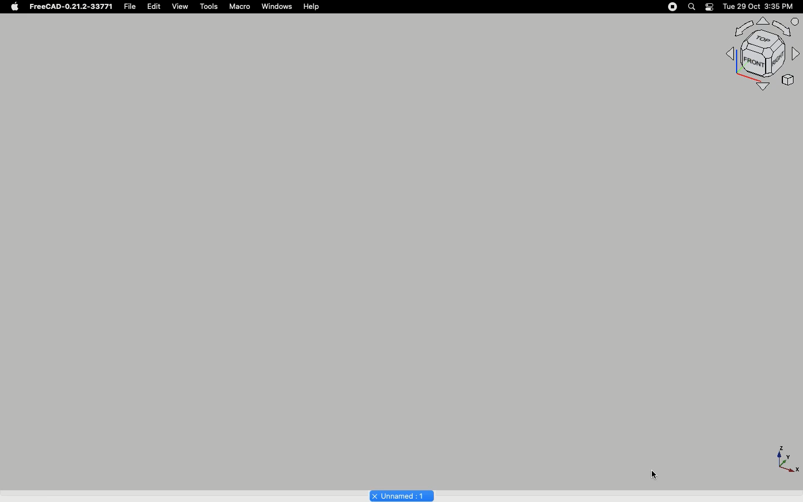 The height and width of the screenshot is (502, 803). What do you see at coordinates (691, 7) in the screenshot?
I see `search` at bounding box center [691, 7].